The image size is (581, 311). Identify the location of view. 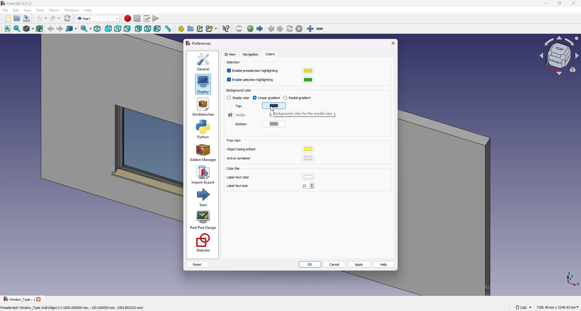
(560, 57).